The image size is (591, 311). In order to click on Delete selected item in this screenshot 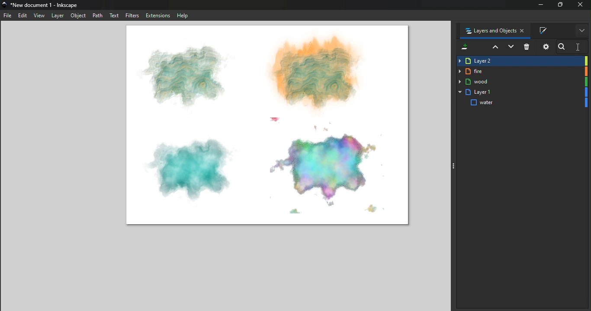, I will do `click(527, 48)`.